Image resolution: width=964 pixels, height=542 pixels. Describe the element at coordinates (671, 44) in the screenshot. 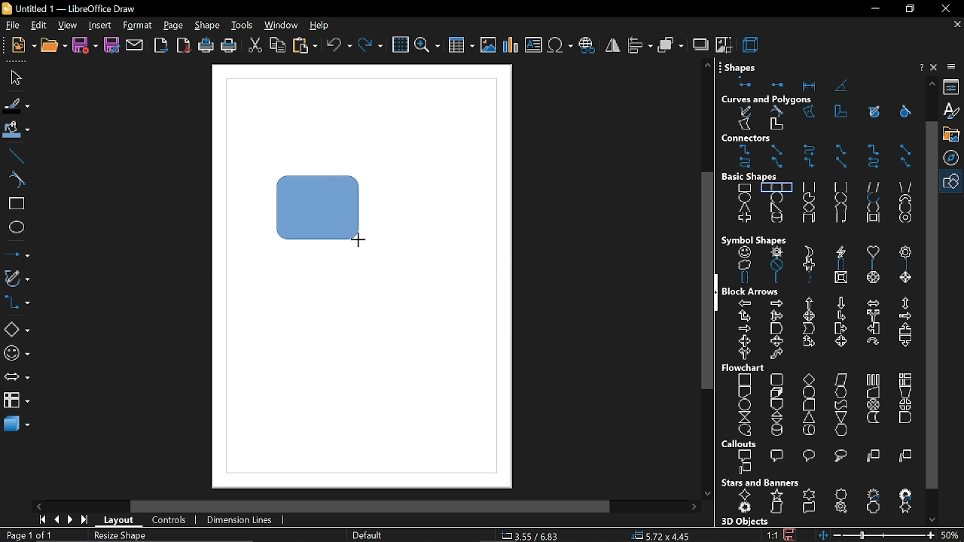

I see `arrange` at that location.